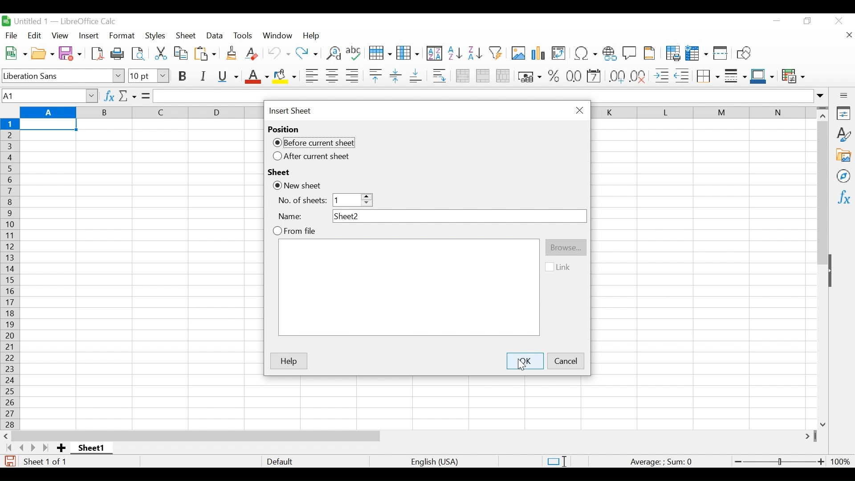 The height and width of the screenshot is (481, 855). What do you see at coordinates (762, 77) in the screenshot?
I see `Border Color` at bounding box center [762, 77].